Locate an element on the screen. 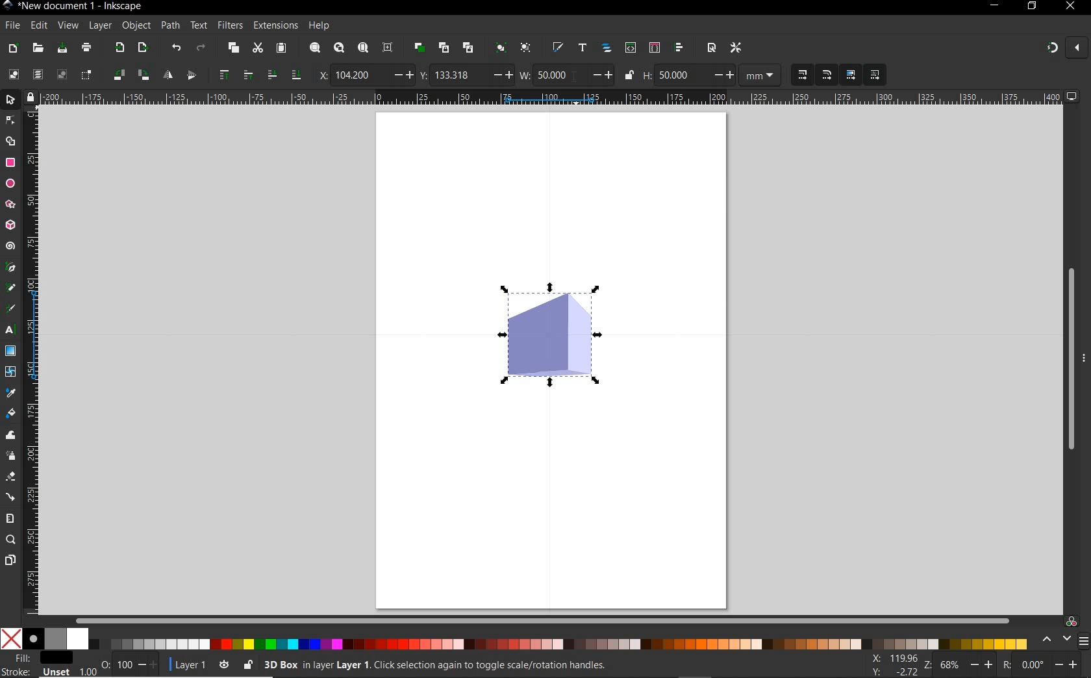 This screenshot has width=1091, height=678. x is located at coordinates (320, 73).